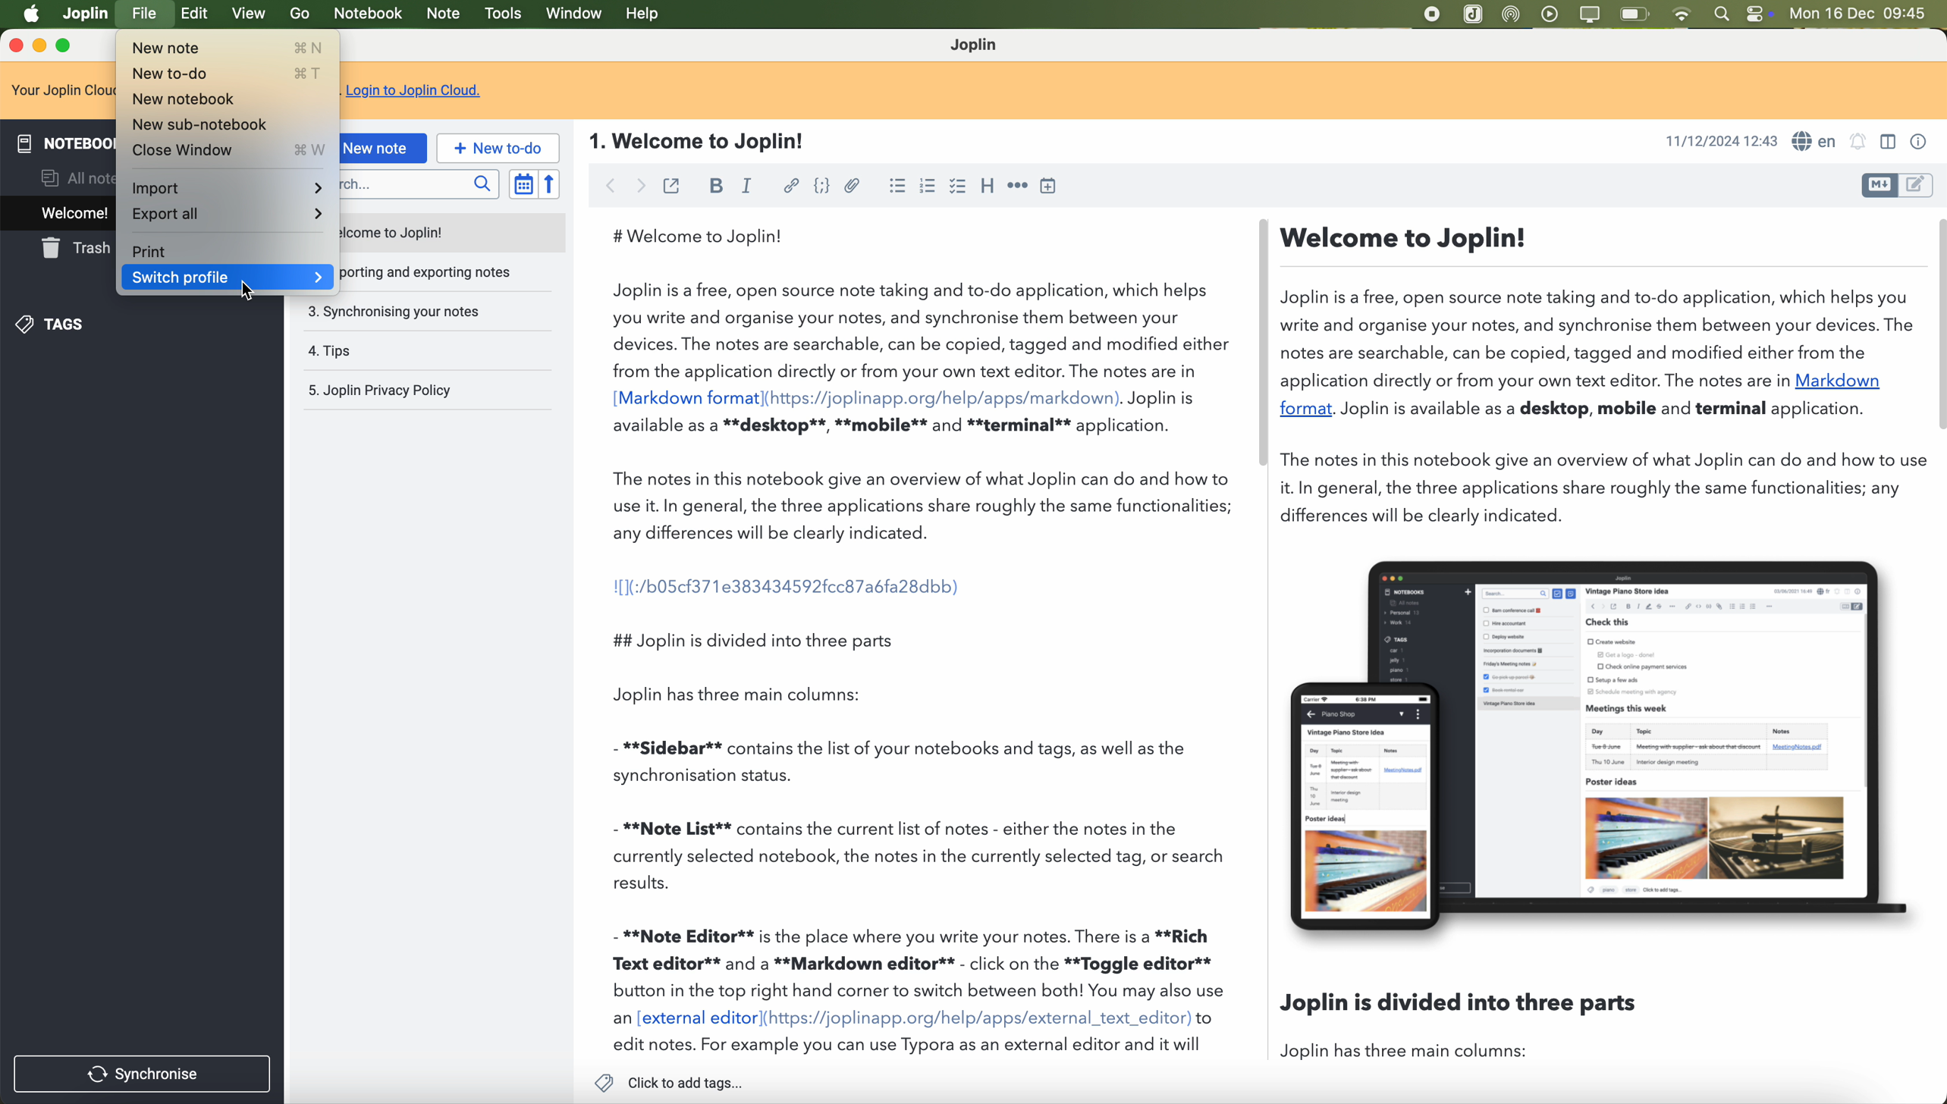  I want to click on Close Window, so click(228, 149).